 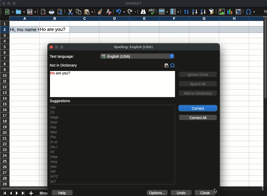 I want to click on special character, so click(x=250, y=12).